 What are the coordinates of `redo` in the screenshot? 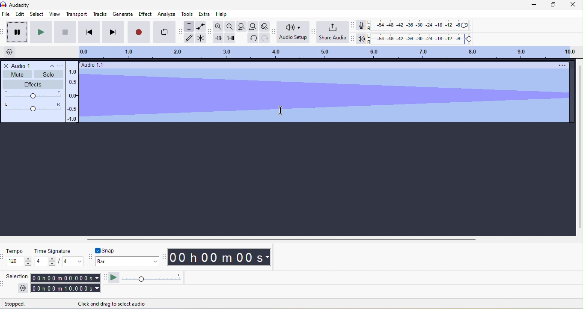 It's located at (265, 38).